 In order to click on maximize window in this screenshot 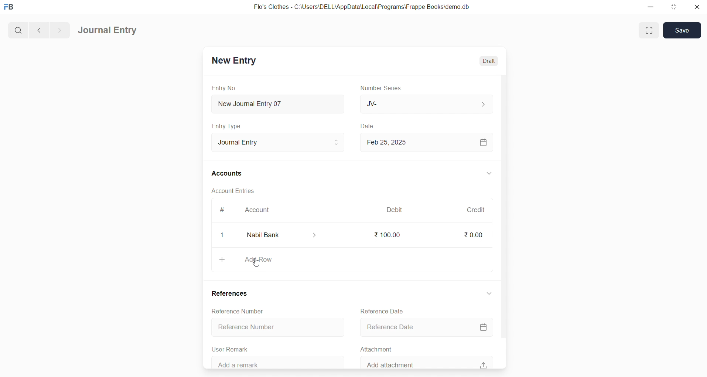, I will do `click(650, 30)`.